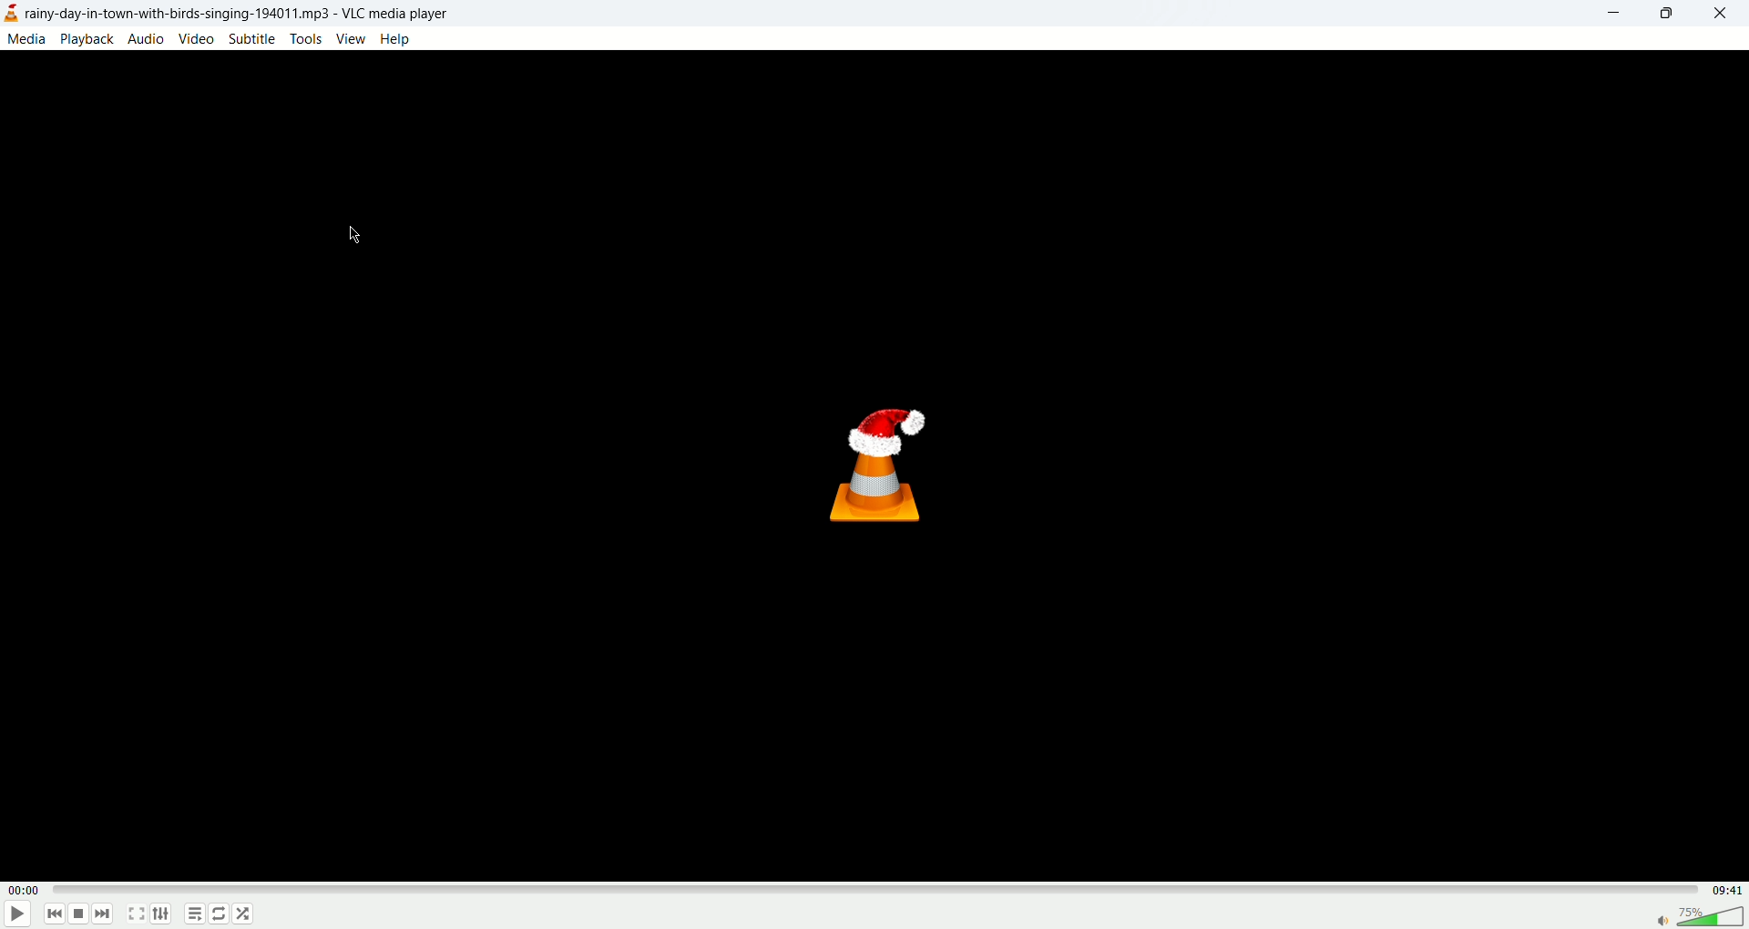  Describe the element at coordinates (56, 915) in the screenshot. I see `previous` at that location.